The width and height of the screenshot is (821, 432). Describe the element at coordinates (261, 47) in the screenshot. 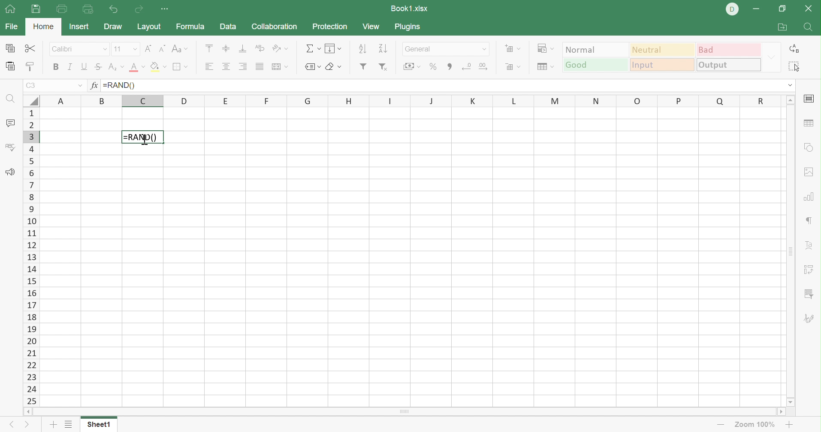

I see `Wrap text` at that location.